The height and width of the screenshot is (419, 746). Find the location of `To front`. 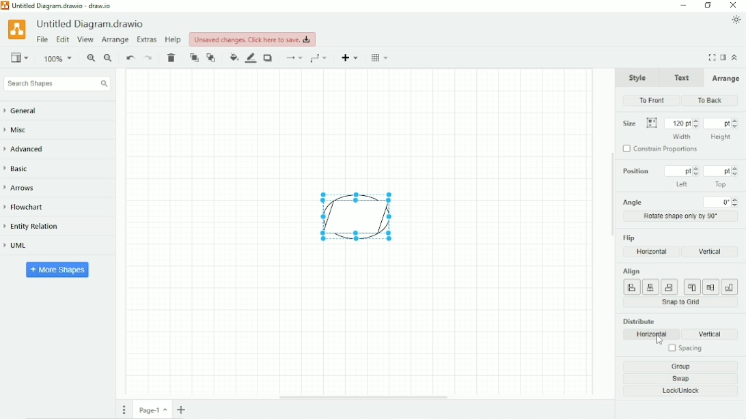

To front is located at coordinates (652, 100).